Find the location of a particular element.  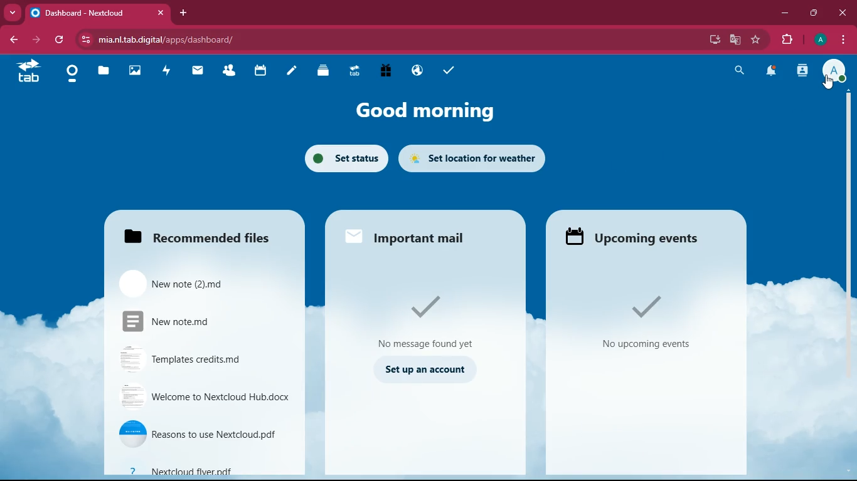

extensions is located at coordinates (788, 38).